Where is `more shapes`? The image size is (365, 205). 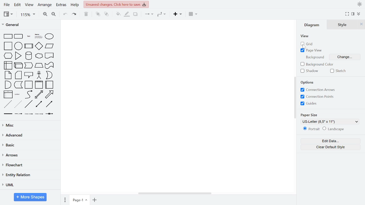 more shapes is located at coordinates (30, 198).